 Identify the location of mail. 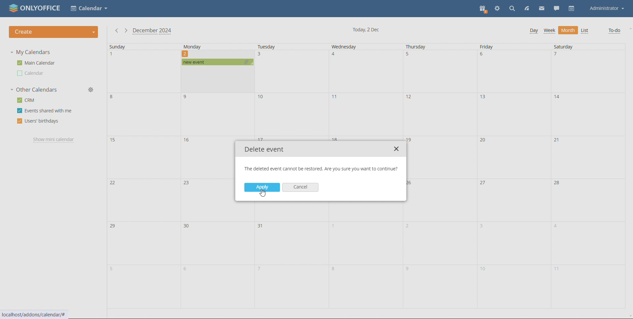
(542, 8).